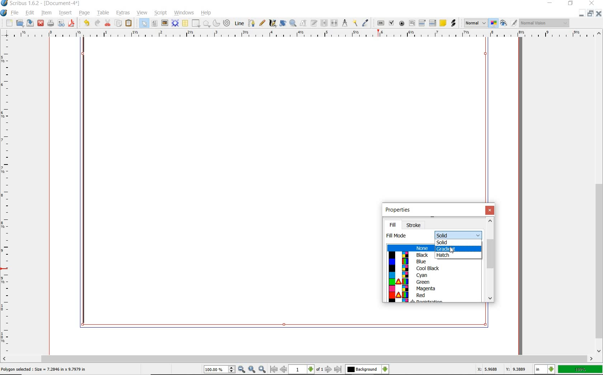 Image resolution: width=603 pixels, height=375 pixels. What do you see at coordinates (85, 23) in the screenshot?
I see `undo` at bounding box center [85, 23].